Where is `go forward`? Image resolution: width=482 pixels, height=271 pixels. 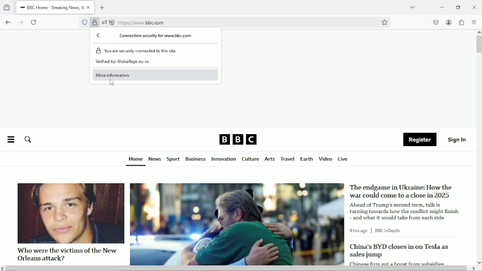 go forward is located at coordinates (20, 22).